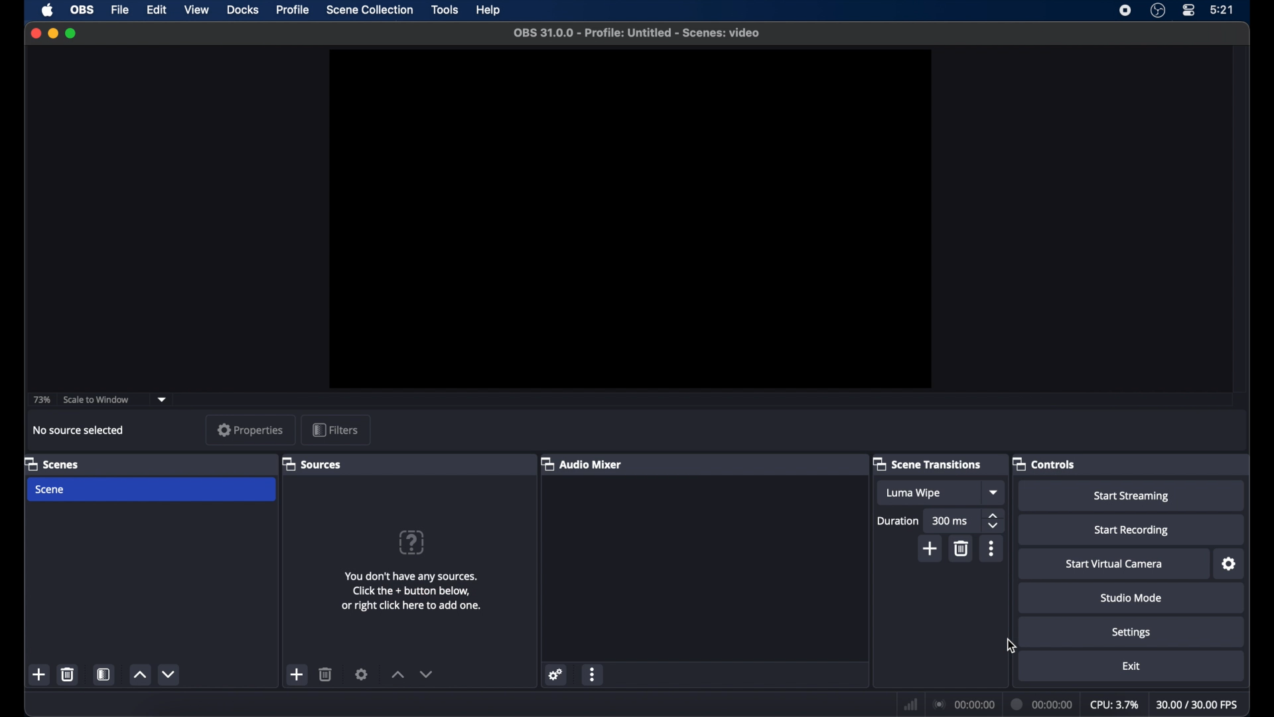  What do you see at coordinates (362, 674) in the screenshot?
I see `settings` at bounding box center [362, 674].